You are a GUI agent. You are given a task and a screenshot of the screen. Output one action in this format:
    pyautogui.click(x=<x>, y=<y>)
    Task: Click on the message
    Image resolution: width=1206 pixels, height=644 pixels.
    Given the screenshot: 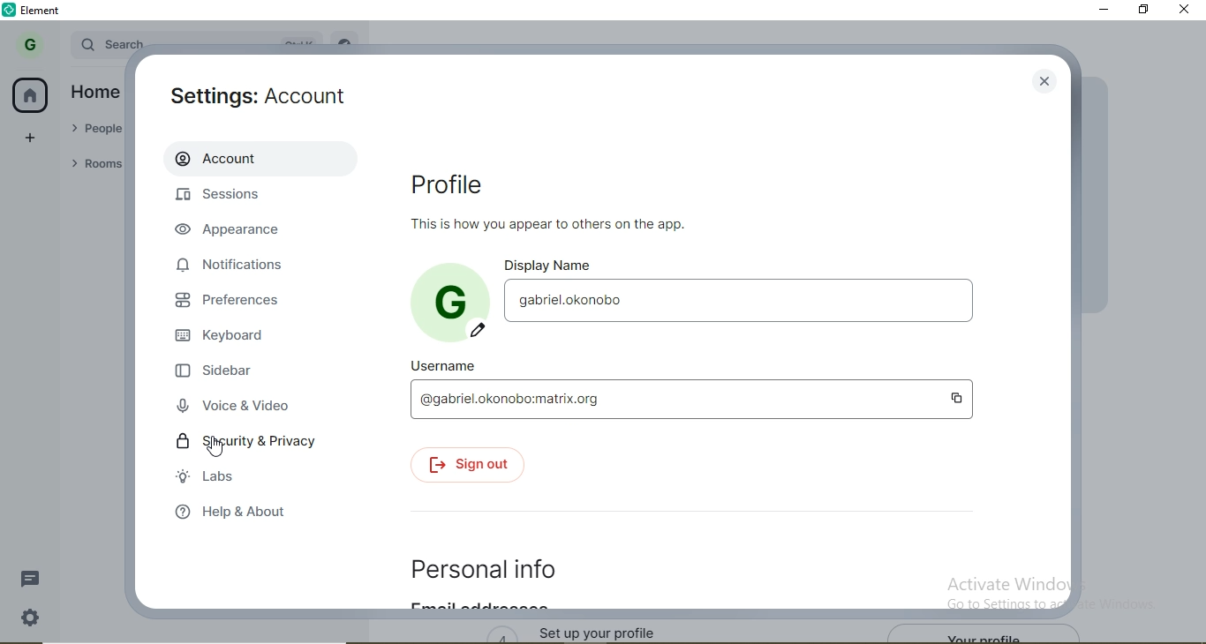 What is the action you would take?
    pyautogui.click(x=33, y=579)
    